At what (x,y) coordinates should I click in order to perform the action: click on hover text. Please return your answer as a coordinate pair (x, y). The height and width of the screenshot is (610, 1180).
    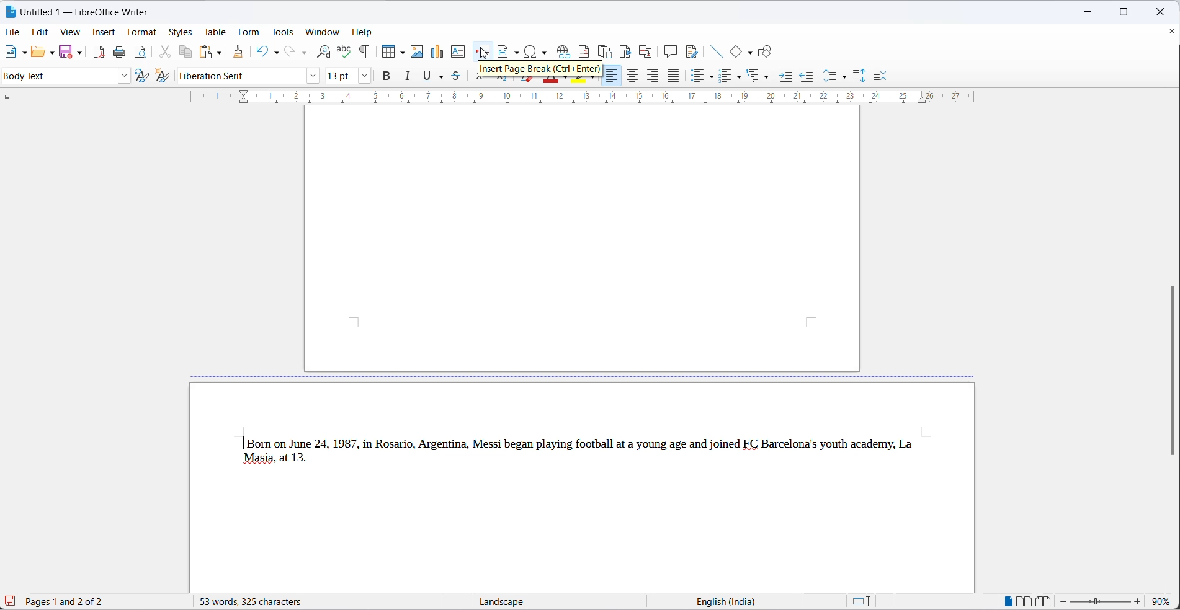
    Looking at the image, I should click on (538, 69).